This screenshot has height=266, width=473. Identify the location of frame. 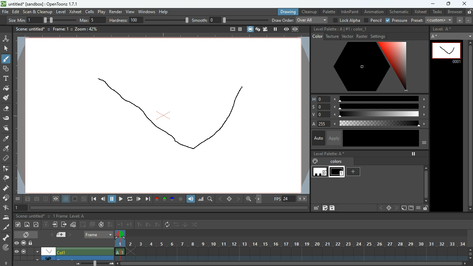
(57, 28).